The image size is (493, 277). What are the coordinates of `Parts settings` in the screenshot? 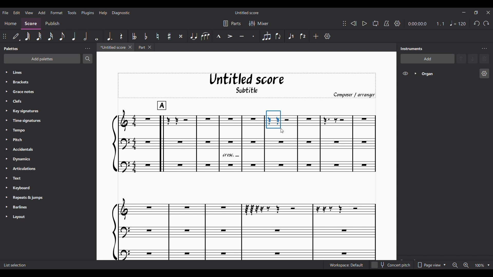 It's located at (232, 24).